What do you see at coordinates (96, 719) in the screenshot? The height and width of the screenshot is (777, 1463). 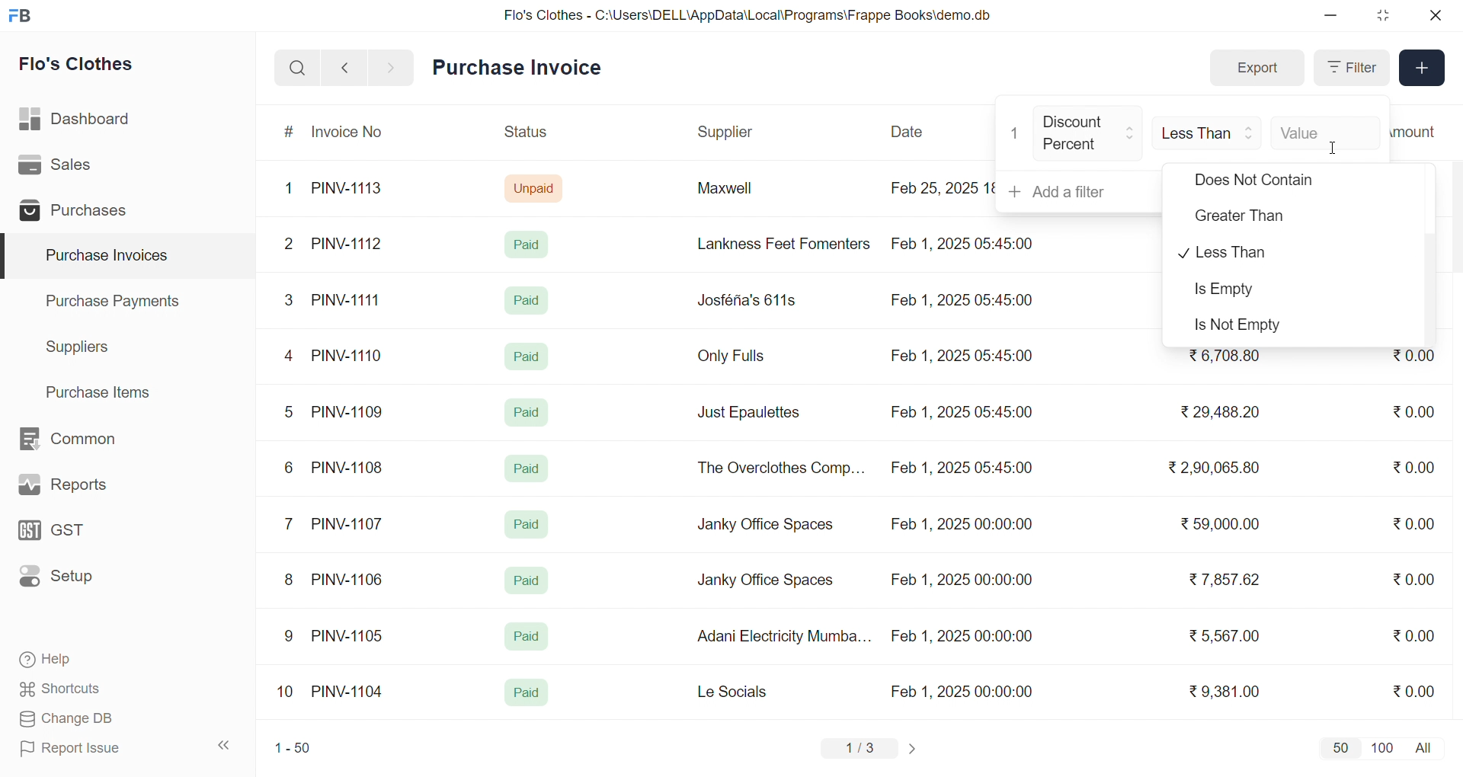 I see `Change DB` at bounding box center [96, 719].